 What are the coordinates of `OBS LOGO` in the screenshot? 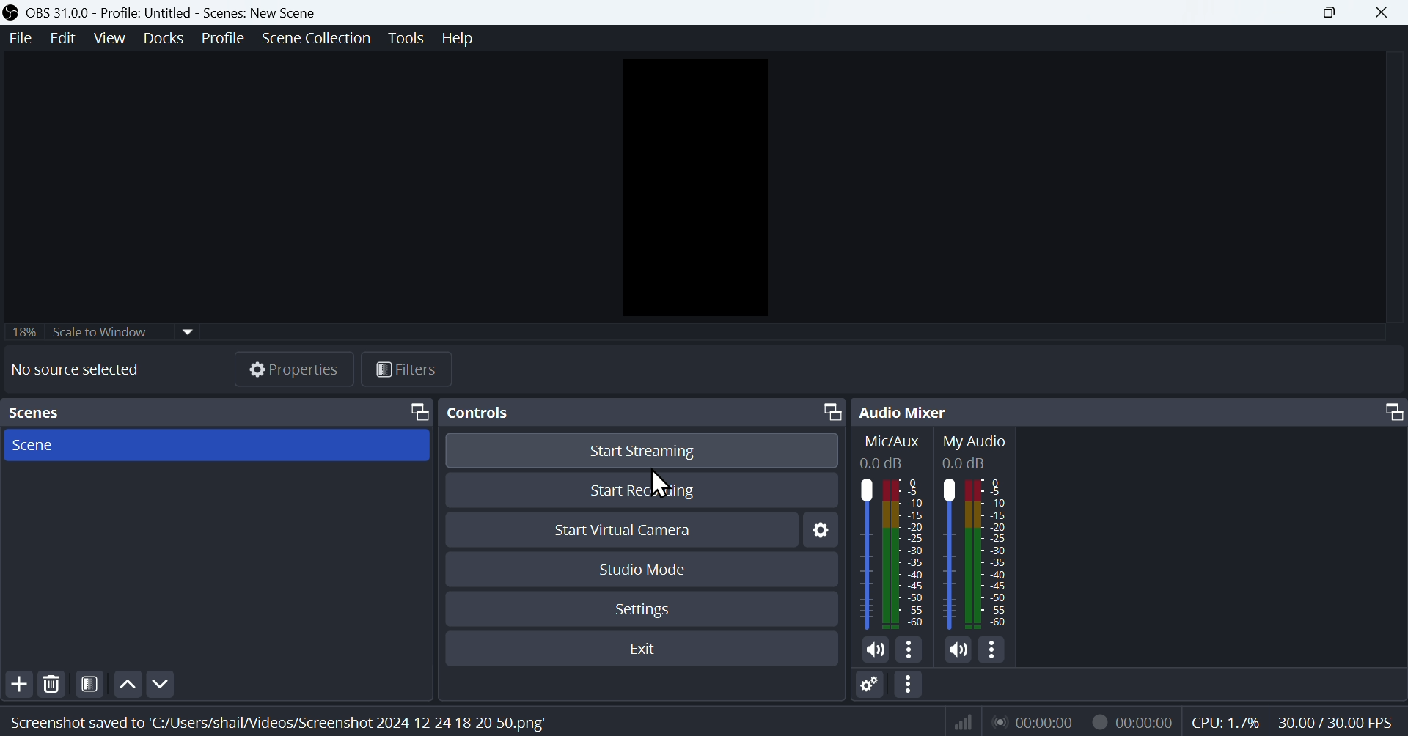 It's located at (10, 12).